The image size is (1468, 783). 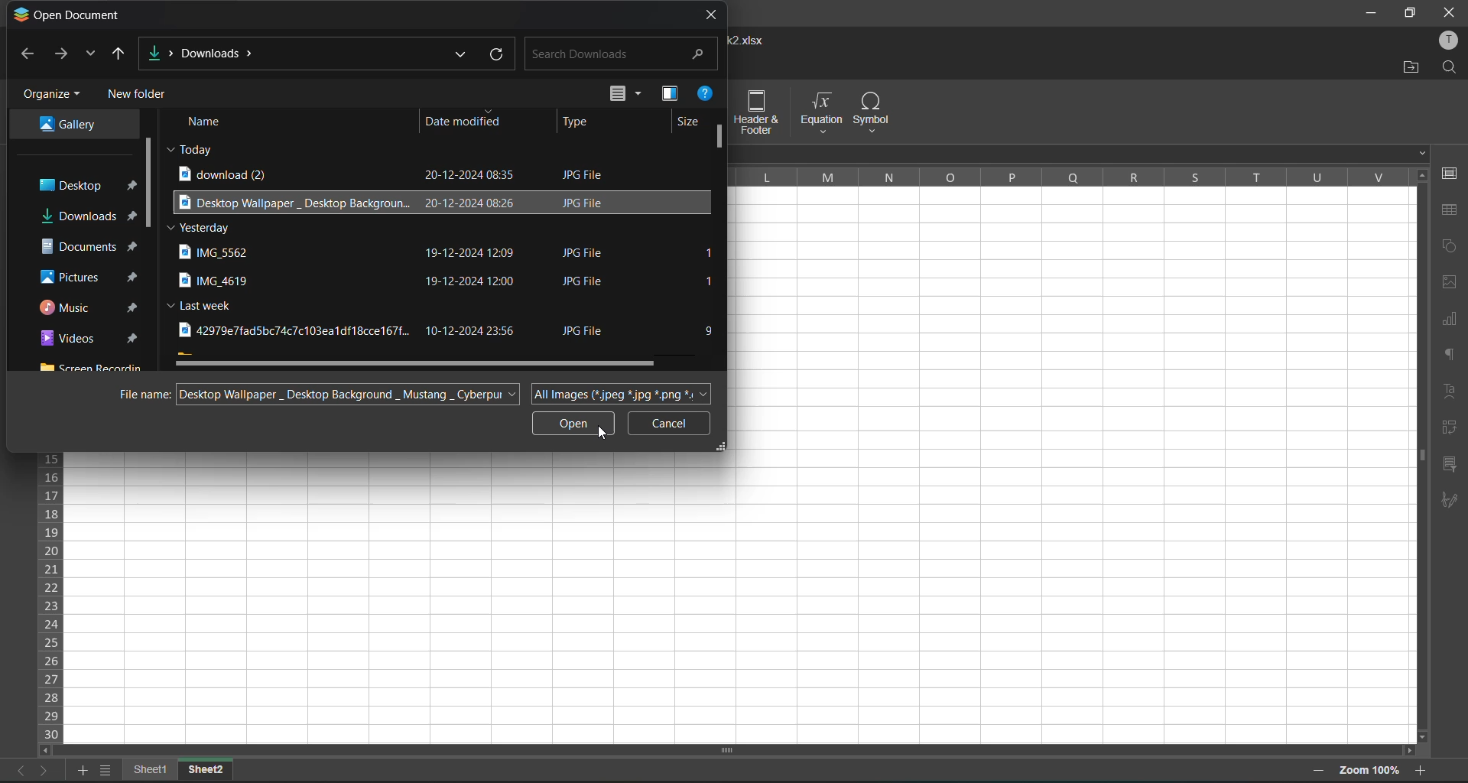 I want to click on downloads, so click(x=82, y=216).